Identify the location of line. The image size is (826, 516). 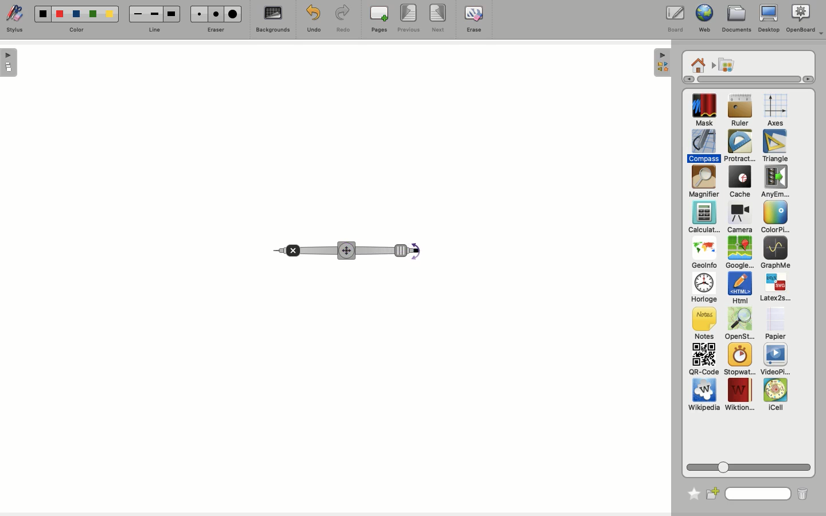
(153, 30).